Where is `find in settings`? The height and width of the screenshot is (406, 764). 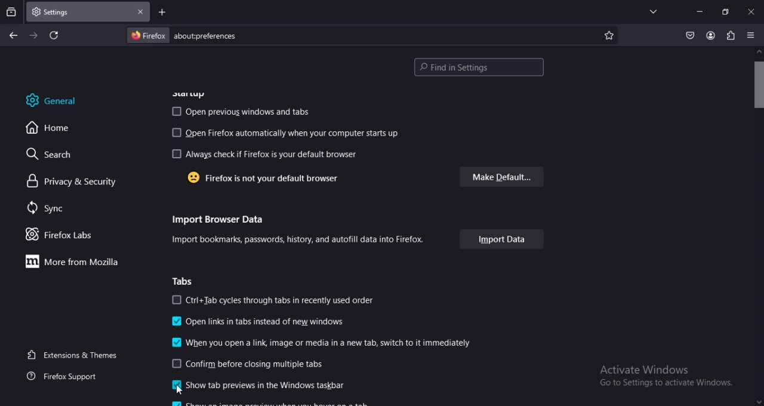
find in settings is located at coordinates (476, 67).